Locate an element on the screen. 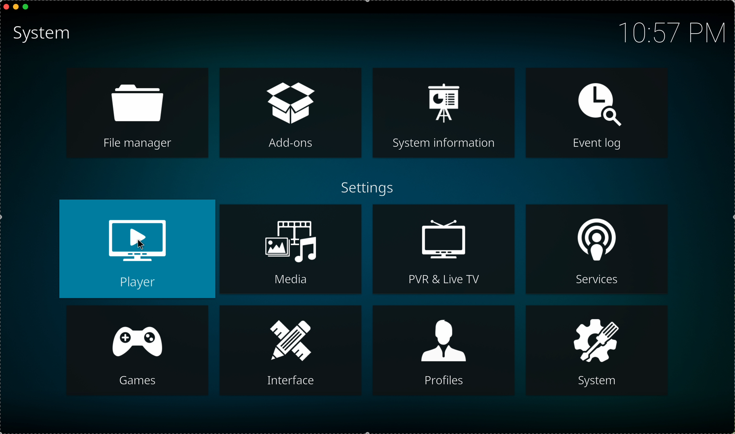 This screenshot has height=434, width=735. PVR & live tv is located at coordinates (444, 251).